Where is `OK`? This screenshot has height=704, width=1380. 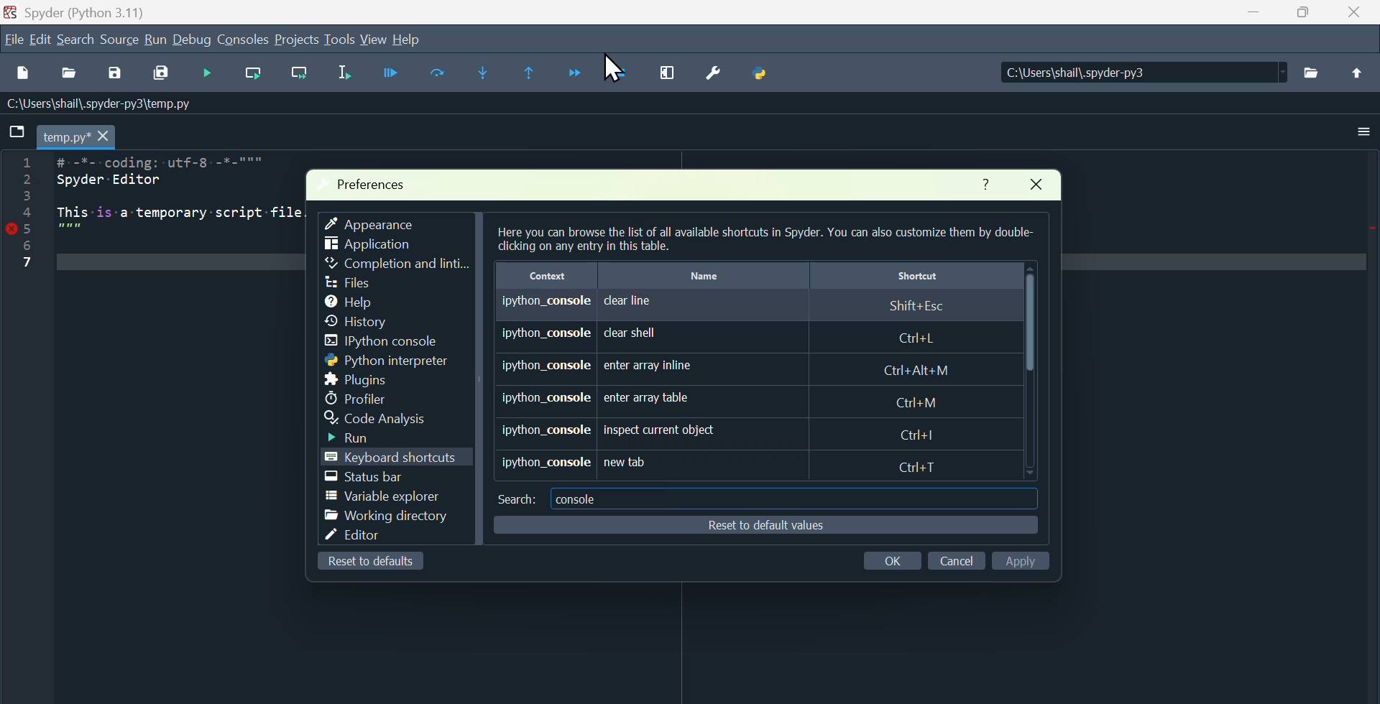 OK is located at coordinates (895, 558).